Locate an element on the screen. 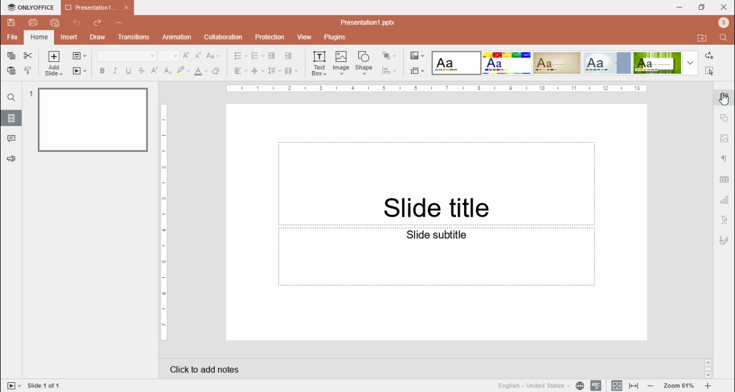 The image size is (735, 392). arrange shape is located at coordinates (388, 56).